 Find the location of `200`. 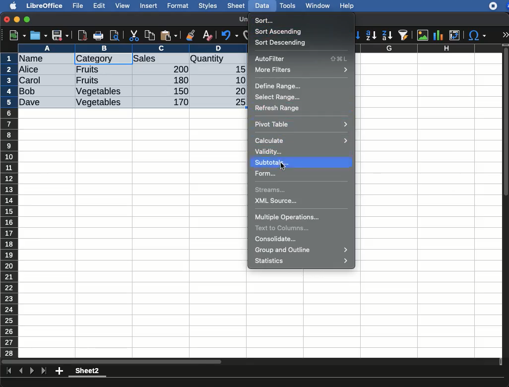

200 is located at coordinates (178, 69).